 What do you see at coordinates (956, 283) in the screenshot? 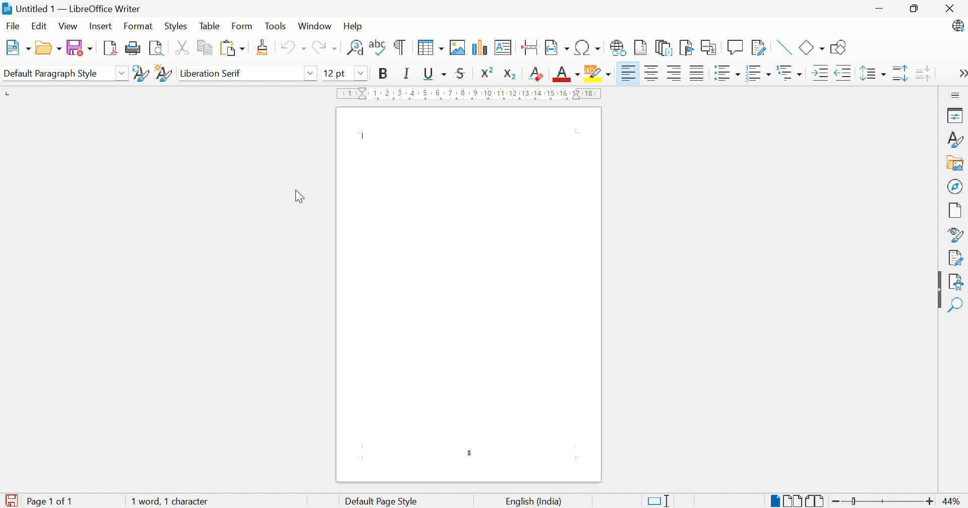
I see `Accessibility check` at bounding box center [956, 283].